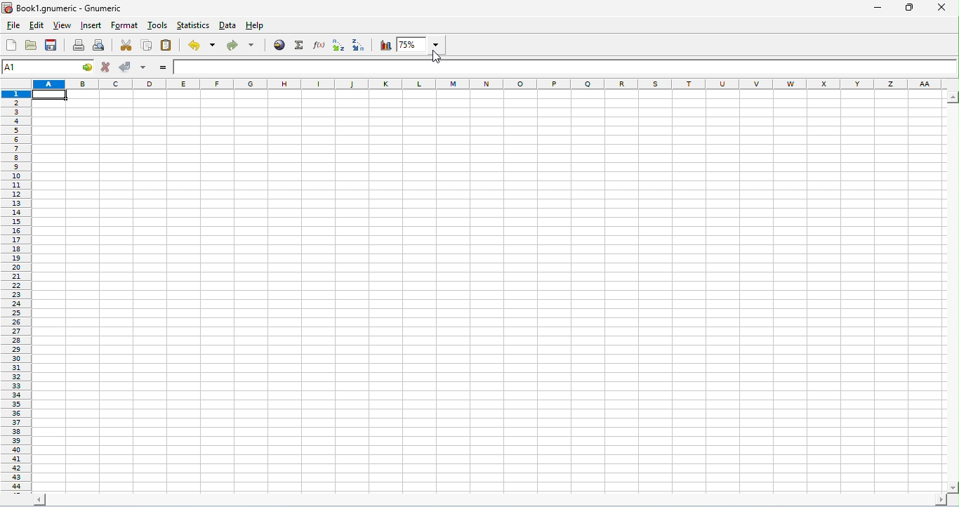 This screenshot has height=507, width=959. Describe the element at coordinates (128, 45) in the screenshot. I see `cut` at that location.